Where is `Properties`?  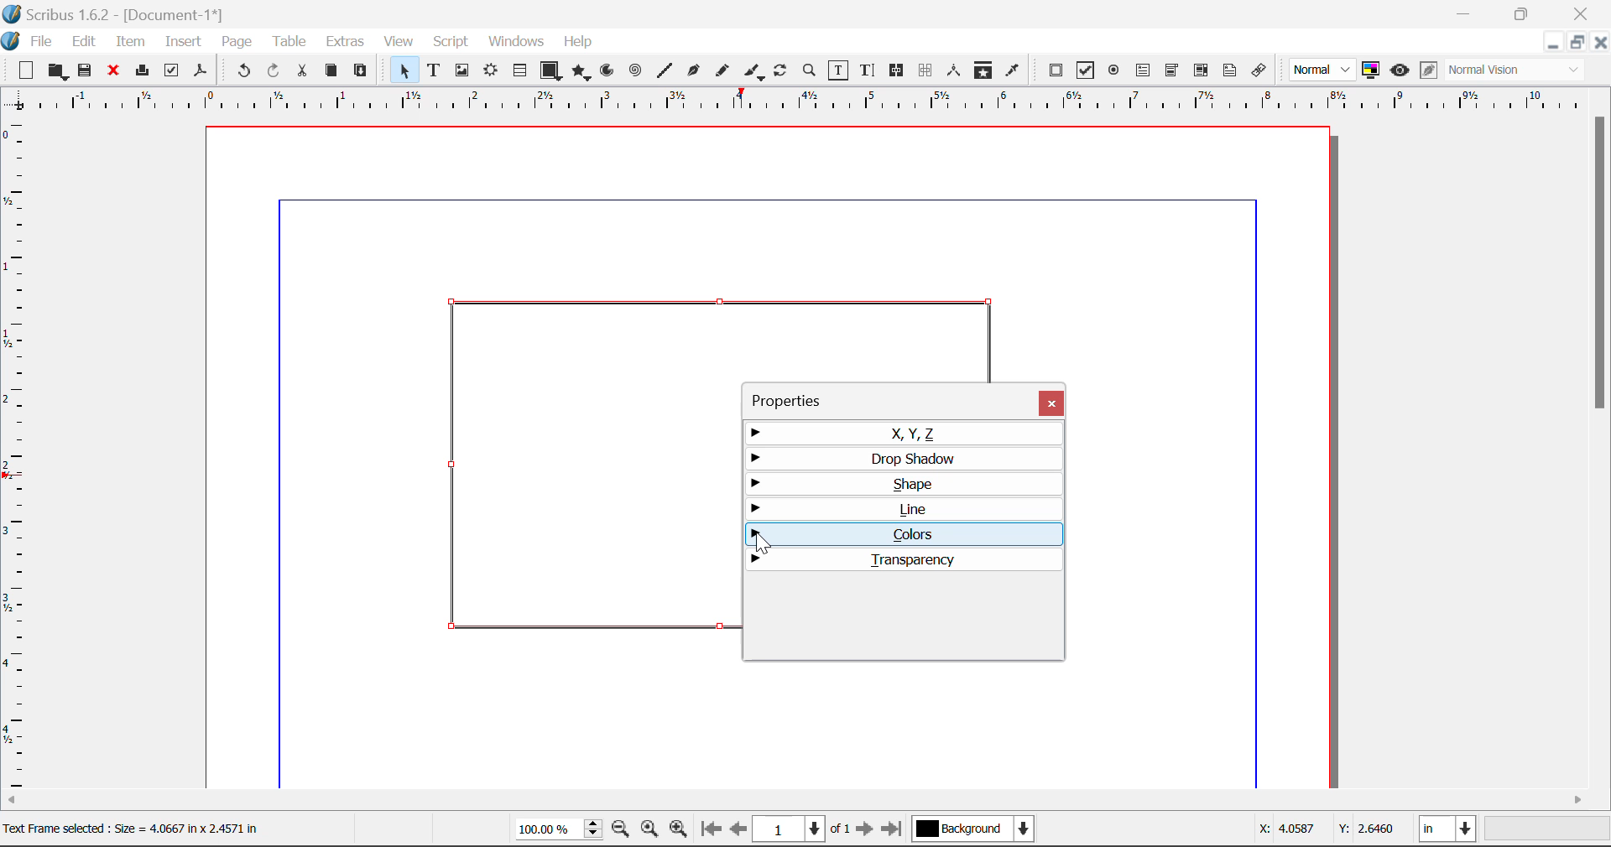
Properties is located at coordinates (797, 398).